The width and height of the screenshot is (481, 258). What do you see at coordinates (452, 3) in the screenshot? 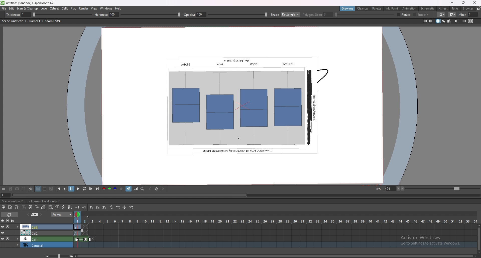
I see `minimize` at bounding box center [452, 3].